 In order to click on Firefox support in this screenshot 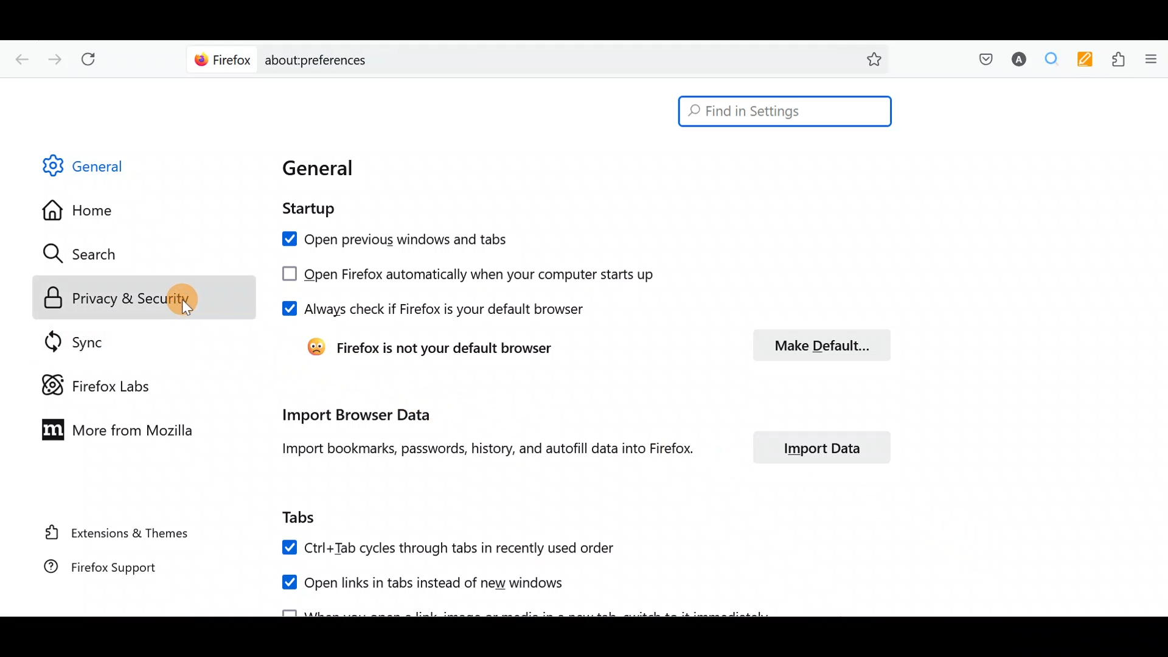, I will do `click(116, 573)`.